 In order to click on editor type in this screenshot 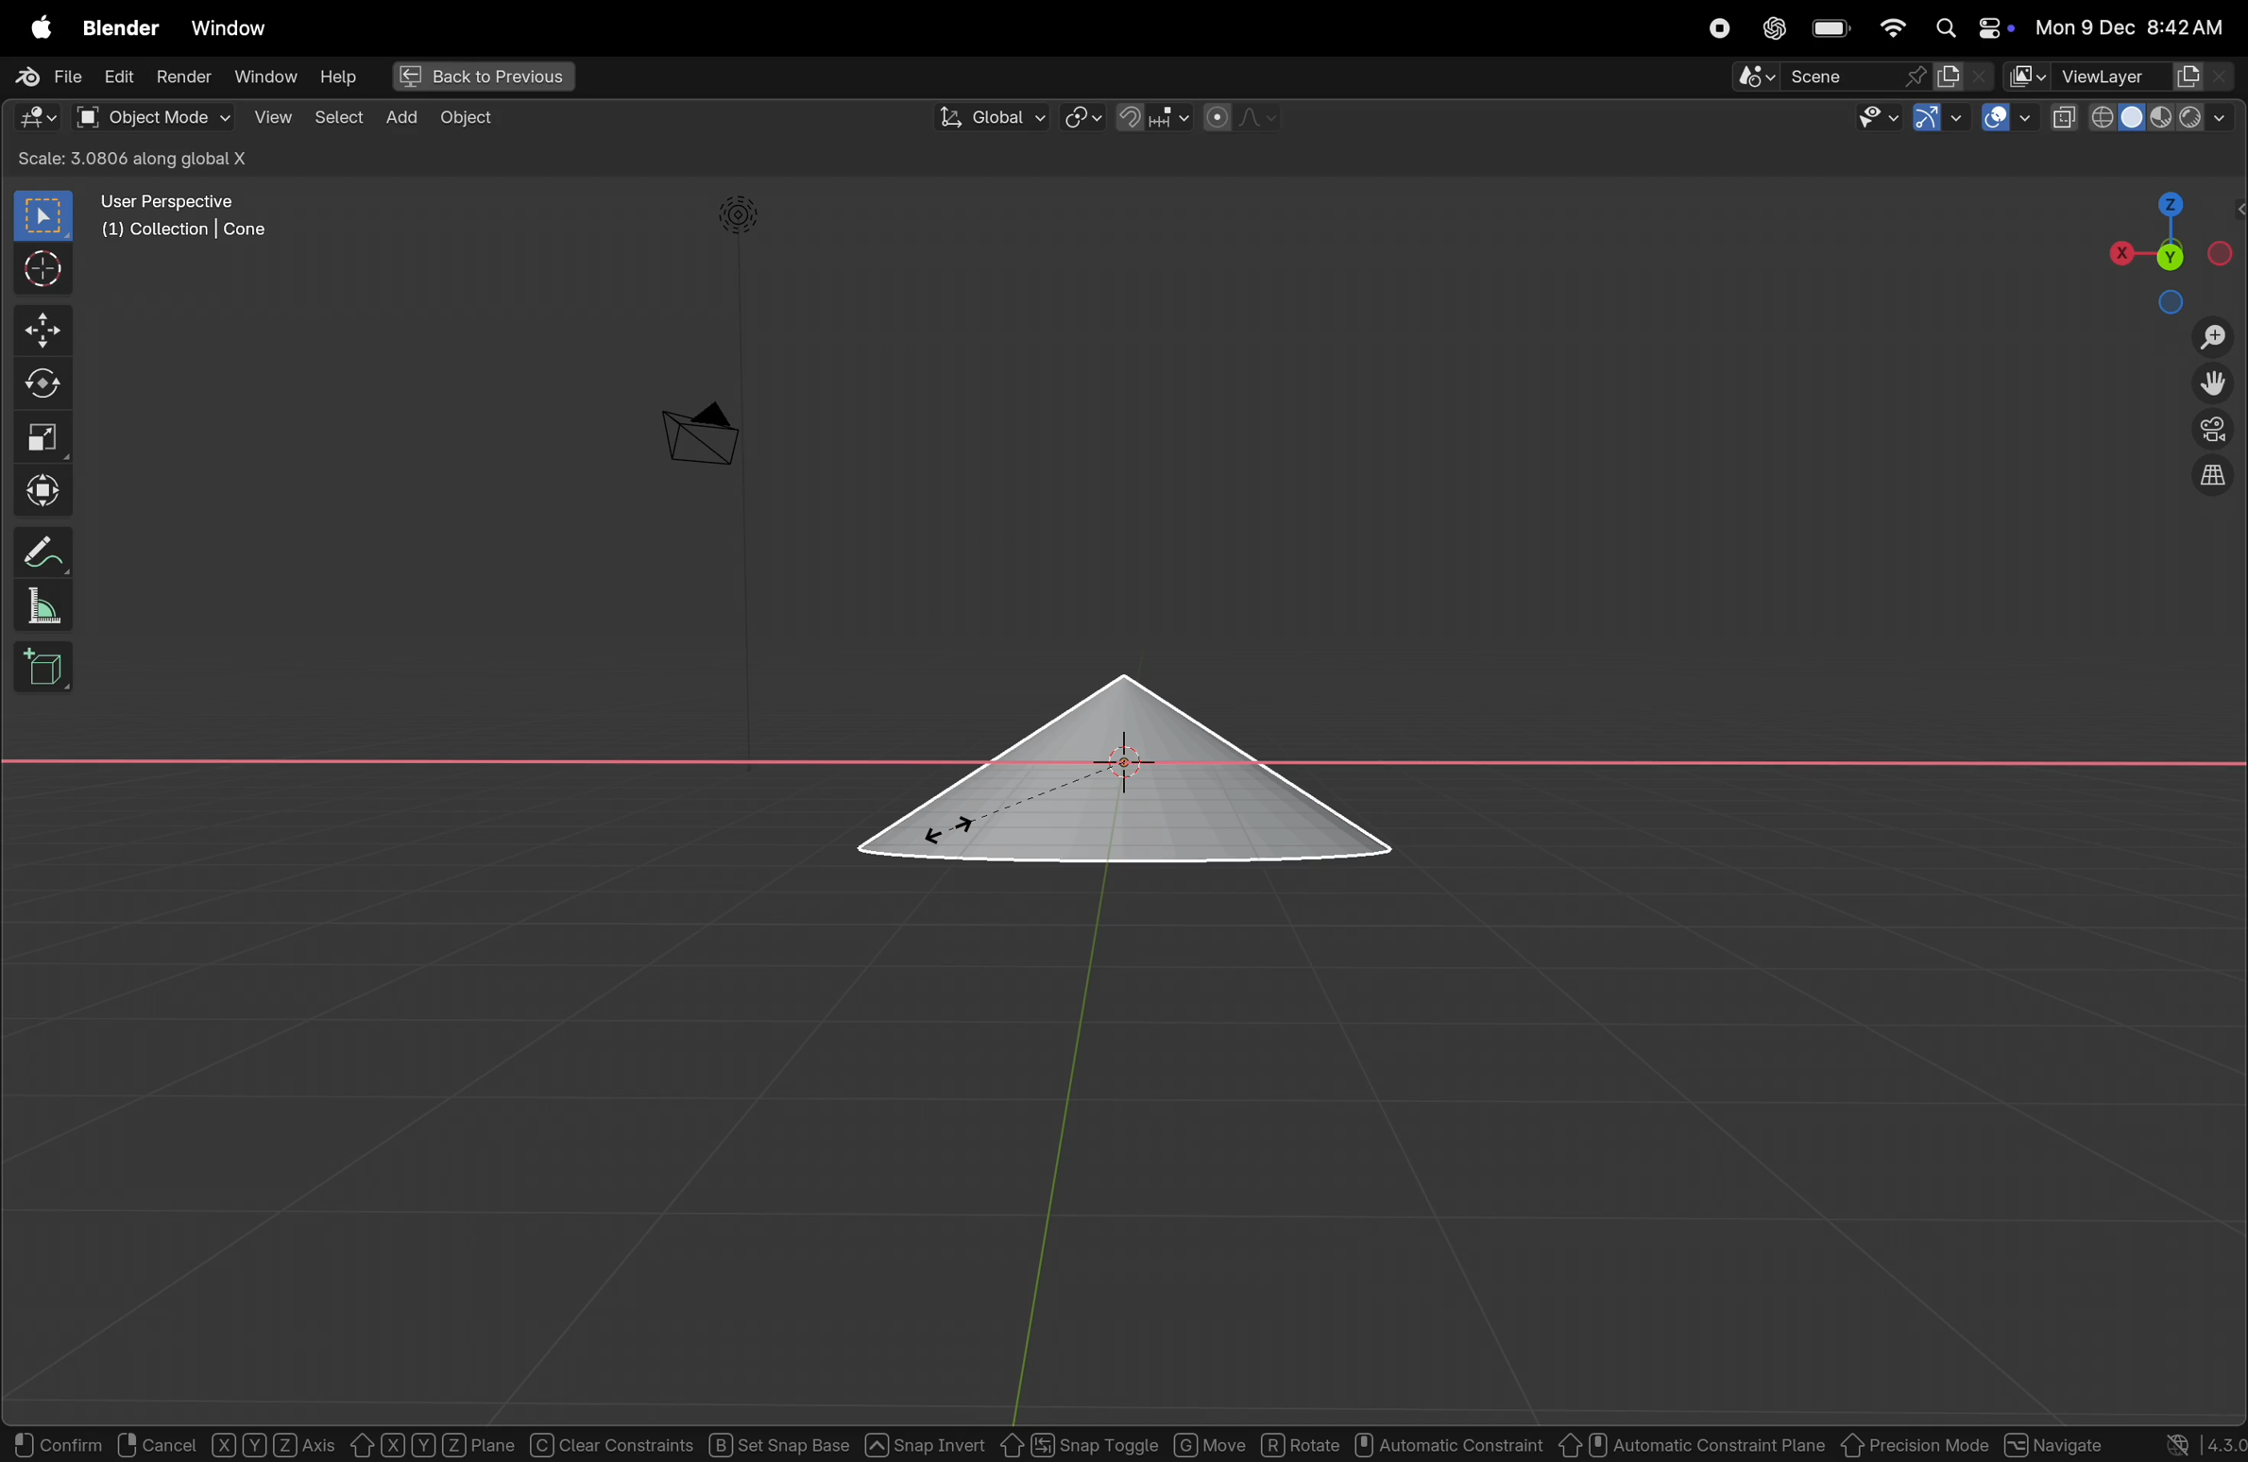, I will do `click(37, 114)`.